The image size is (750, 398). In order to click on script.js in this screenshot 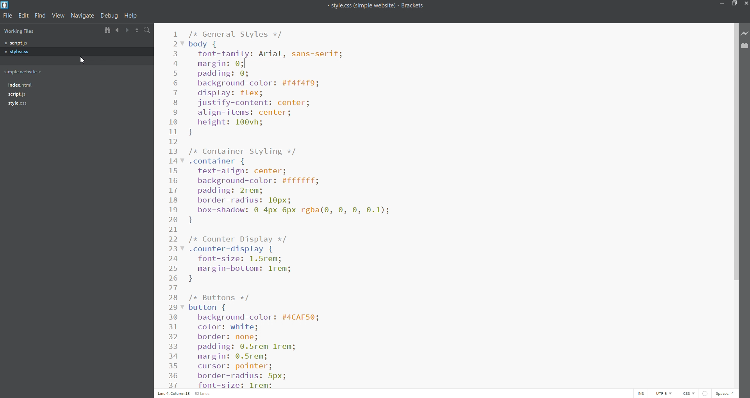, I will do `click(76, 43)`.